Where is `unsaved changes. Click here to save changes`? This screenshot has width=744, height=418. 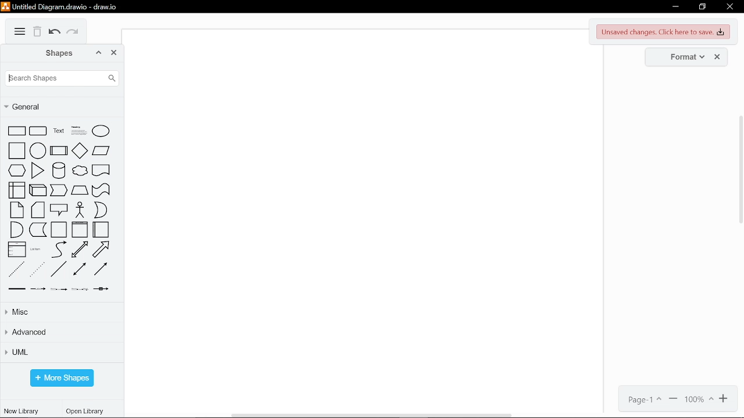
unsaved changes. Click here to save changes is located at coordinates (664, 32).